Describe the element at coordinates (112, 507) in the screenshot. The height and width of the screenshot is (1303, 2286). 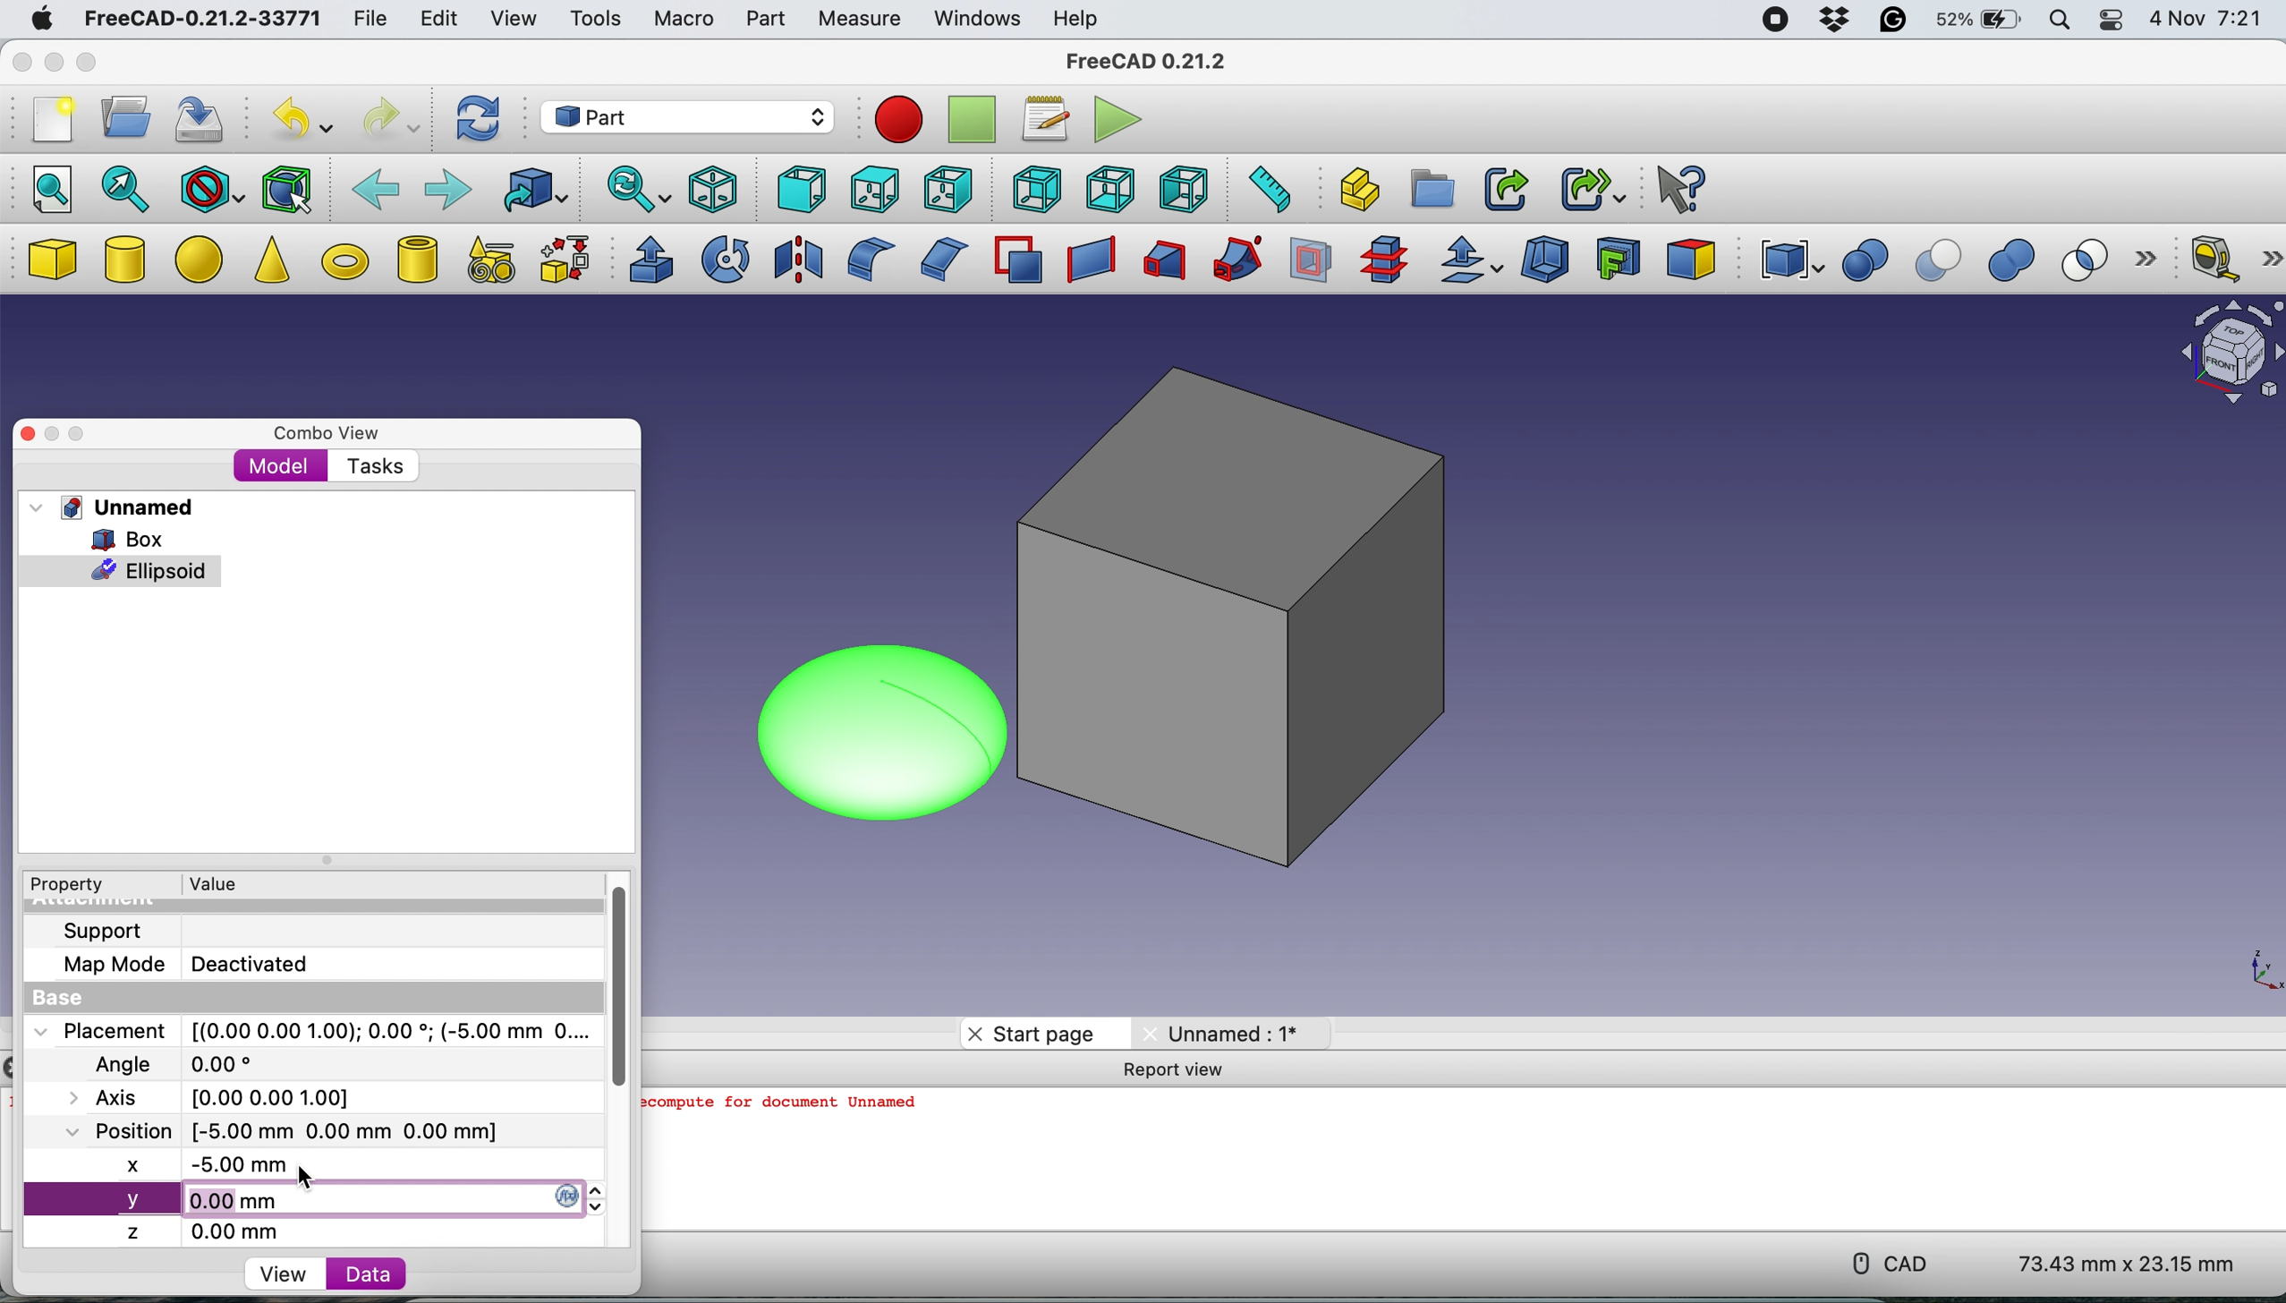
I see `unnamed` at that location.